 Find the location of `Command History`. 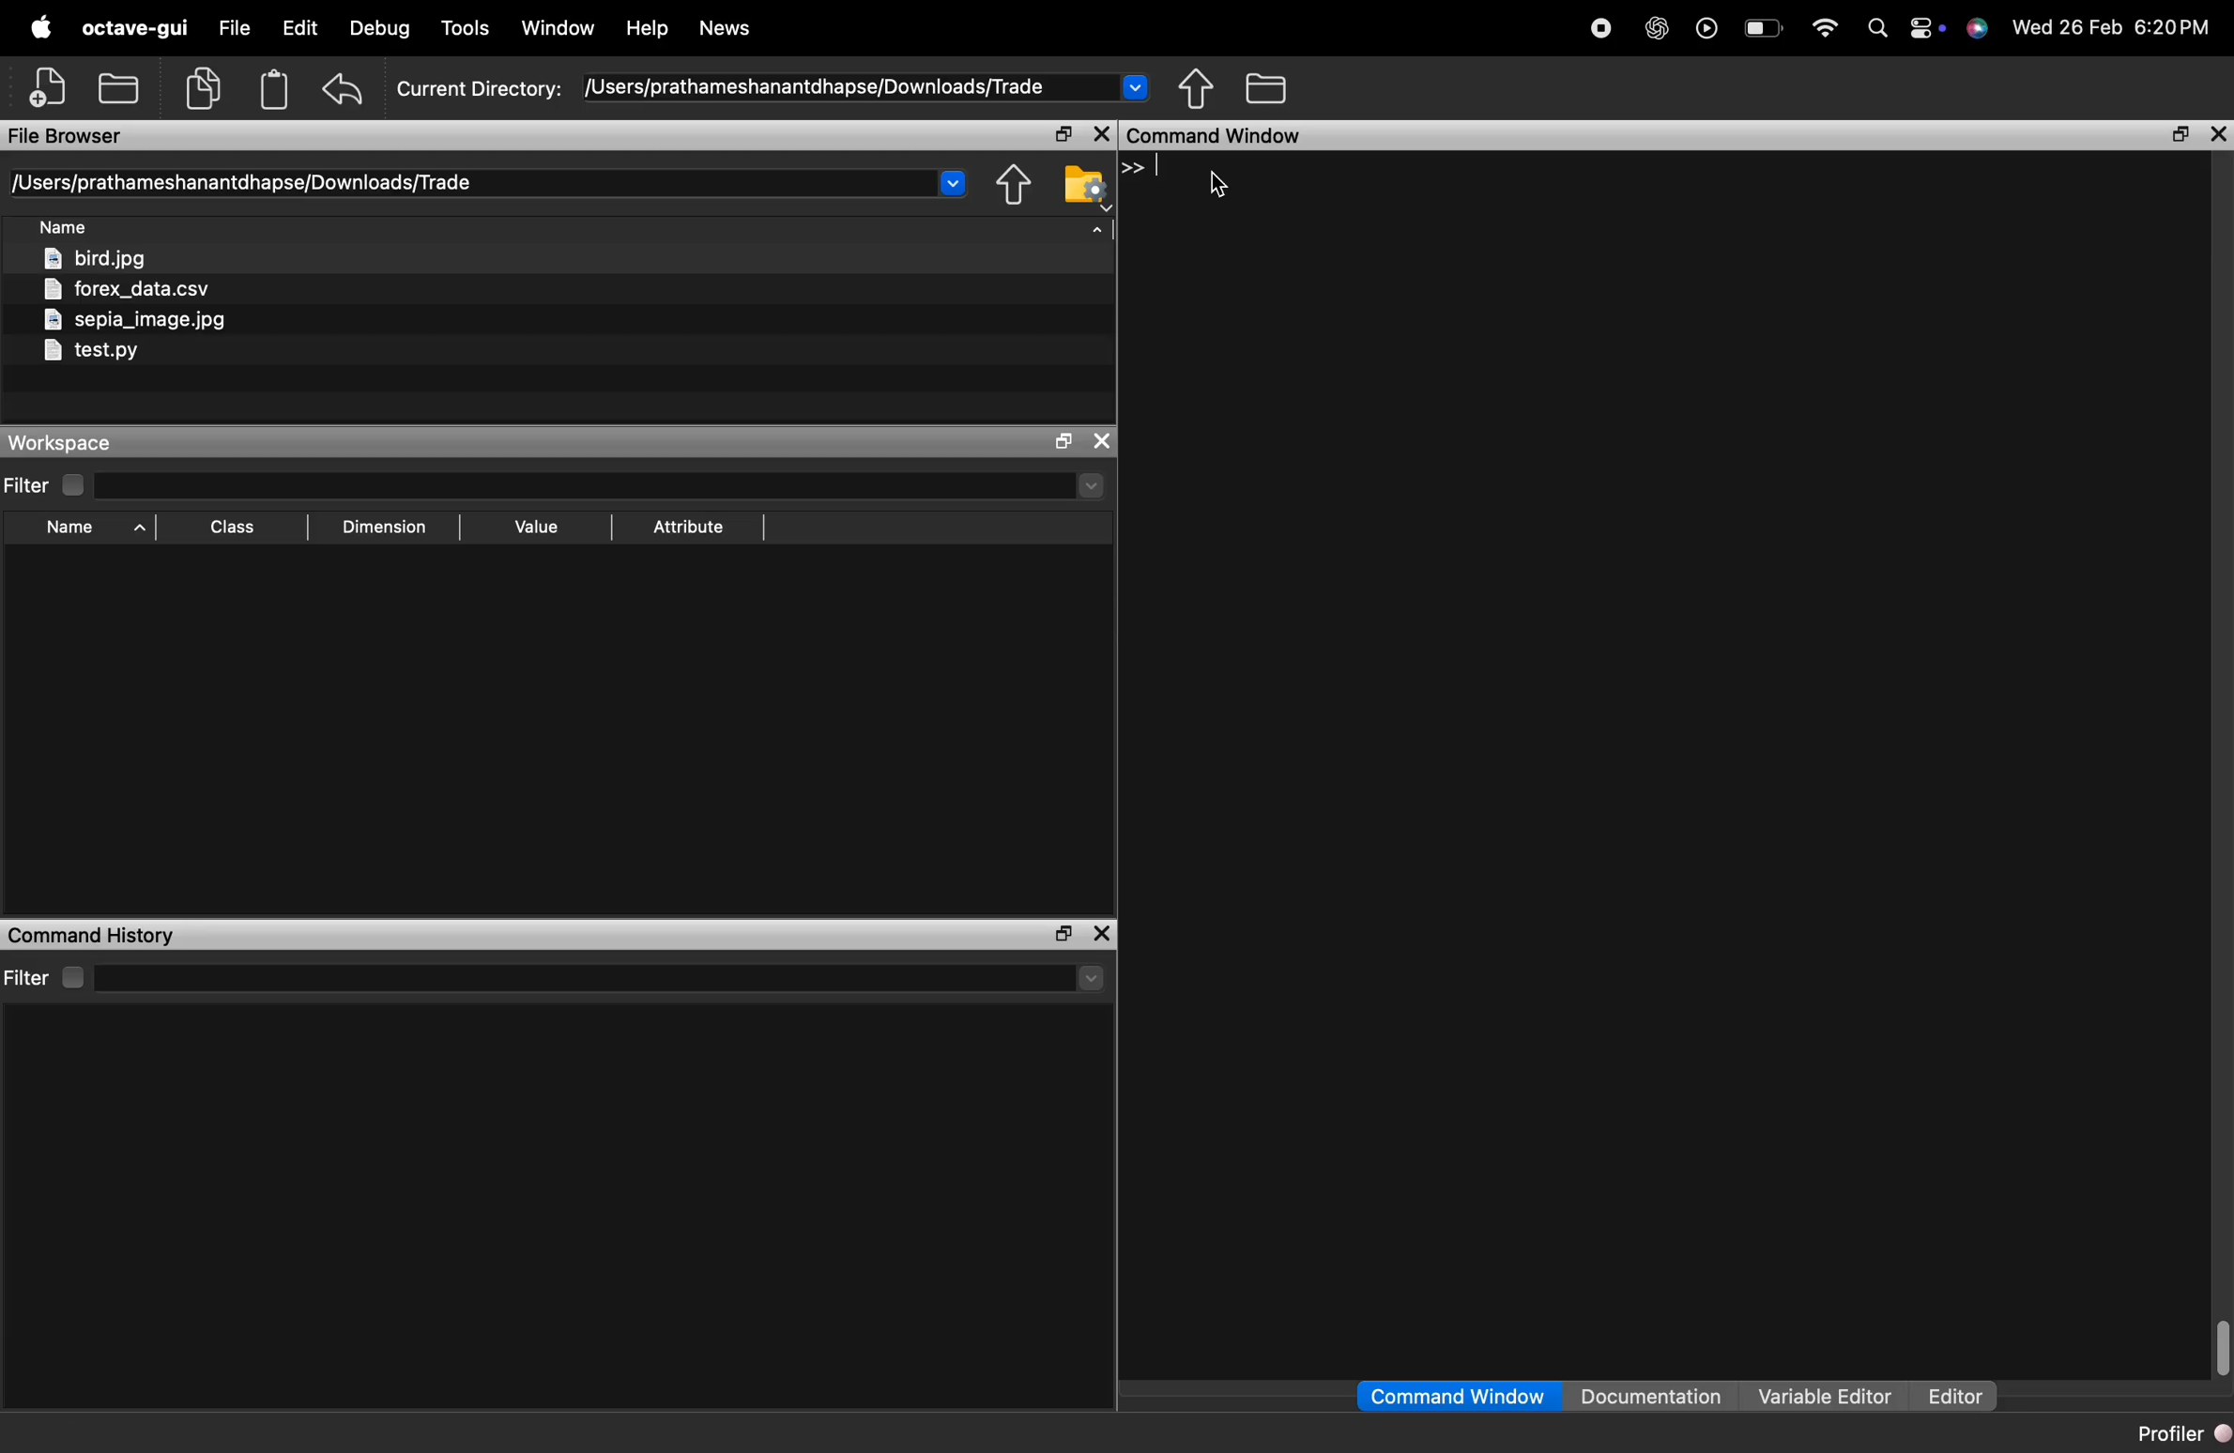

Command History is located at coordinates (91, 936).